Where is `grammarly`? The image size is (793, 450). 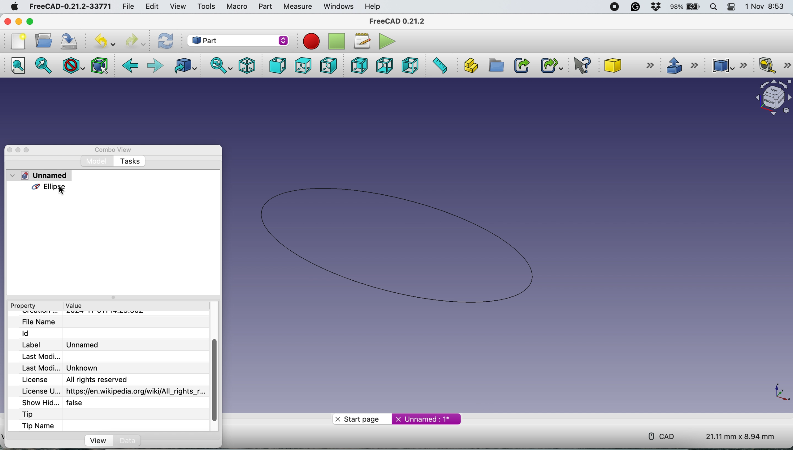 grammarly is located at coordinates (636, 6).